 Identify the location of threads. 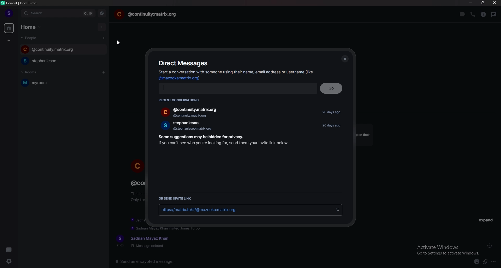
(9, 250).